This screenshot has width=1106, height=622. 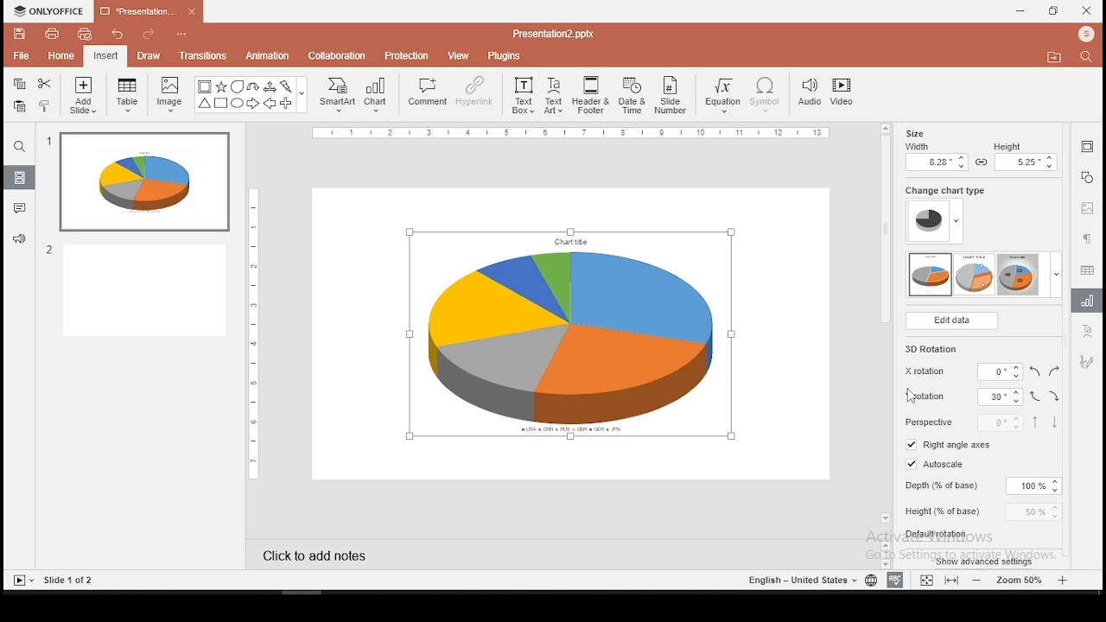 I want to click on depth, so click(x=981, y=486).